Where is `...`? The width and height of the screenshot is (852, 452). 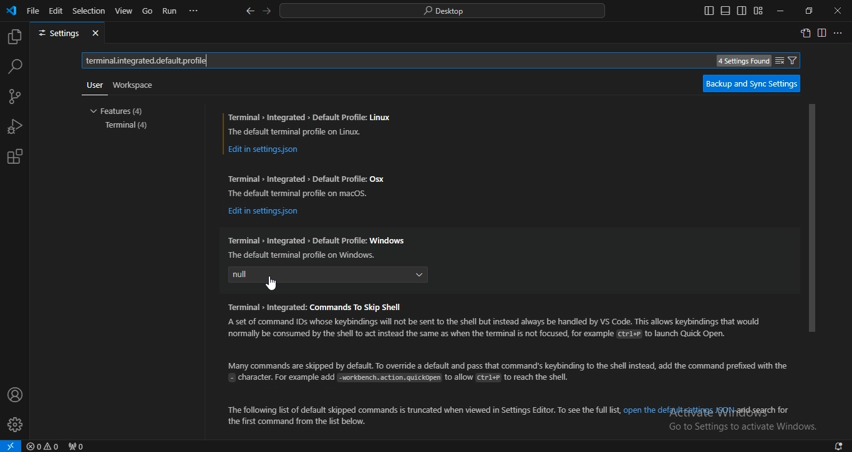 ... is located at coordinates (836, 32).